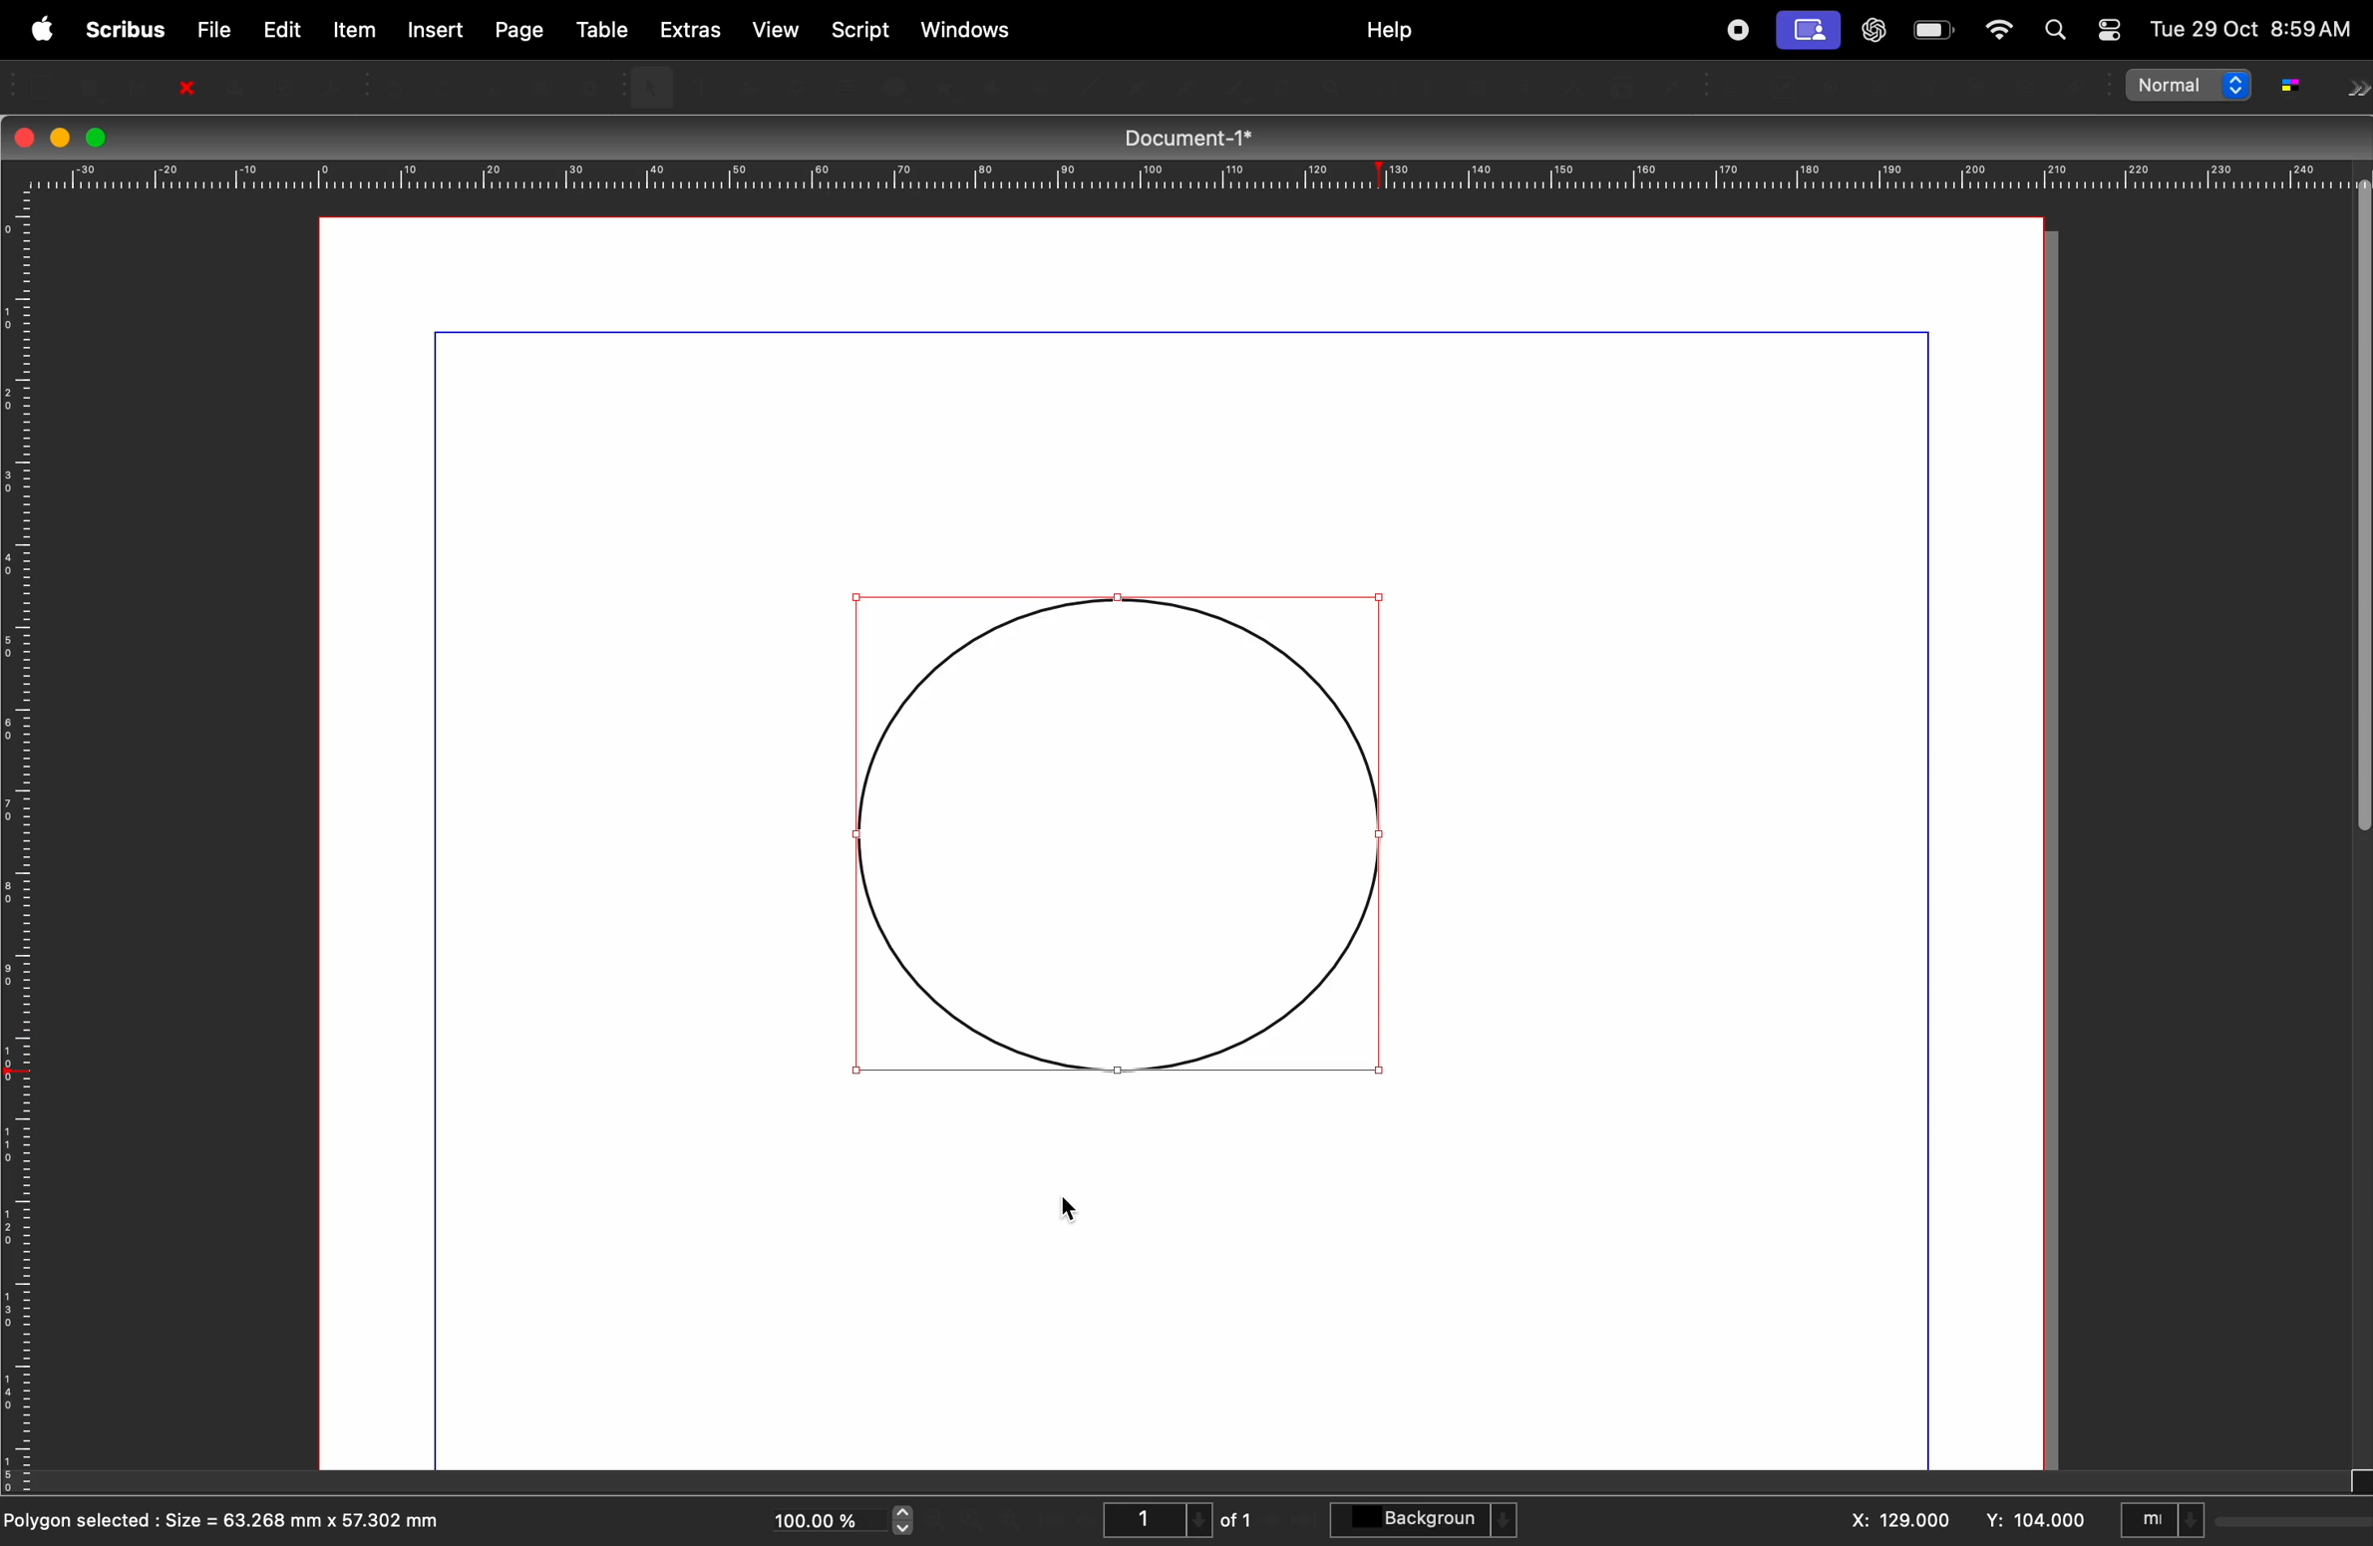 This screenshot has height=1546, width=2373. What do you see at coordinates (1284, 88) in the screenshot?
I see `rotate item` at bounding box center [1284, 88].